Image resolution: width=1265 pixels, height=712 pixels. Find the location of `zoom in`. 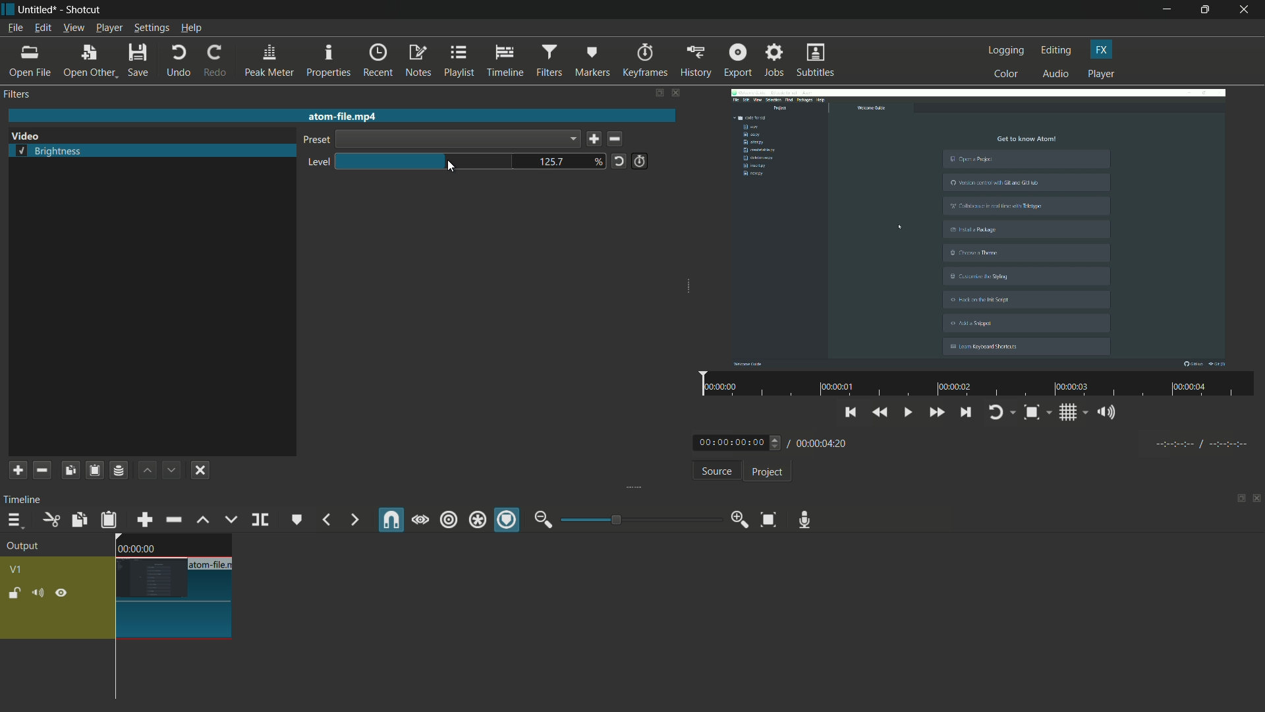

zoom in is located at coordinates (737, 520).